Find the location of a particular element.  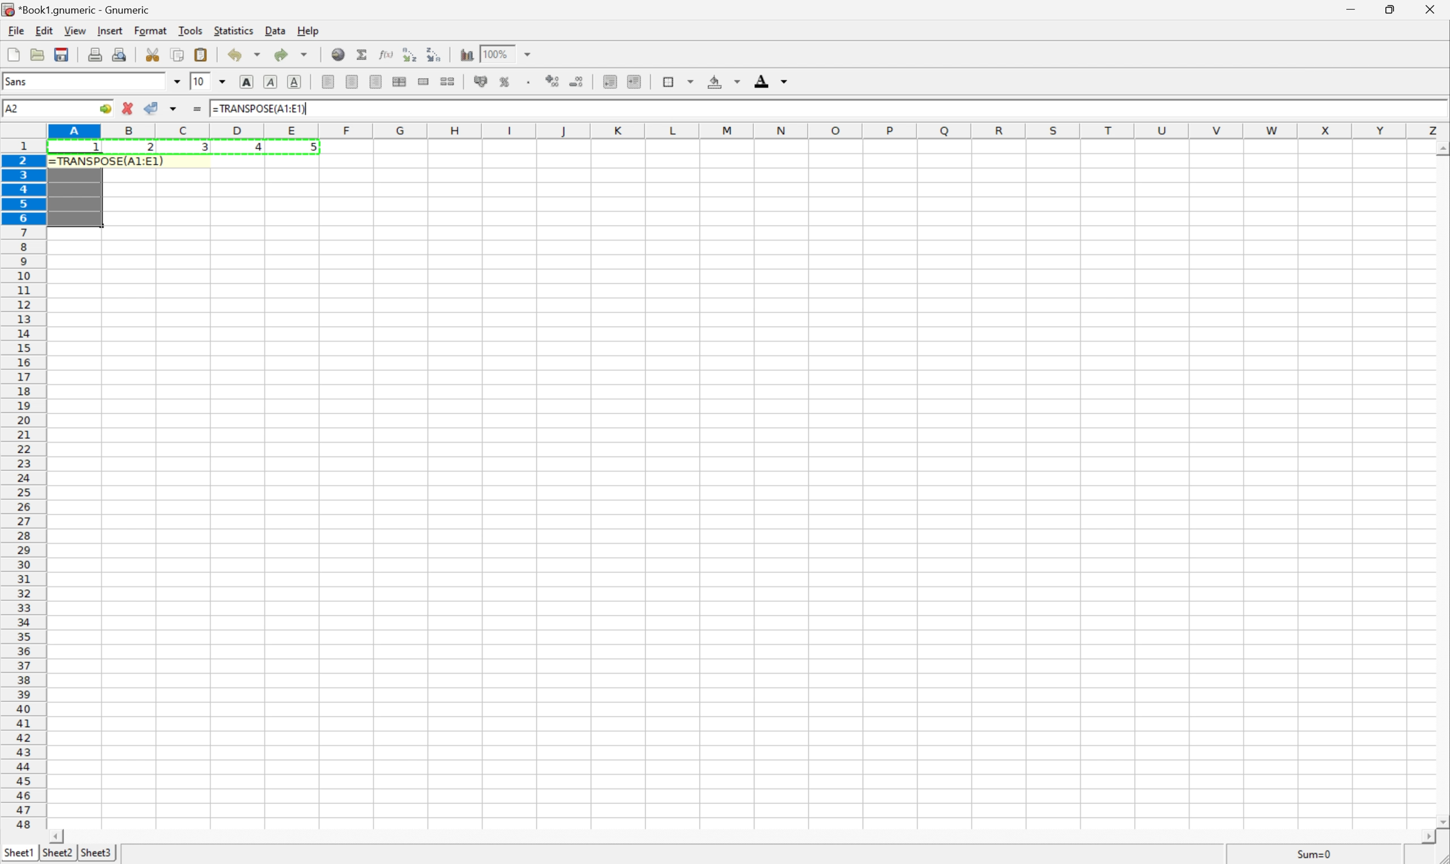

scroll down is located at coordinates (1441, 817).